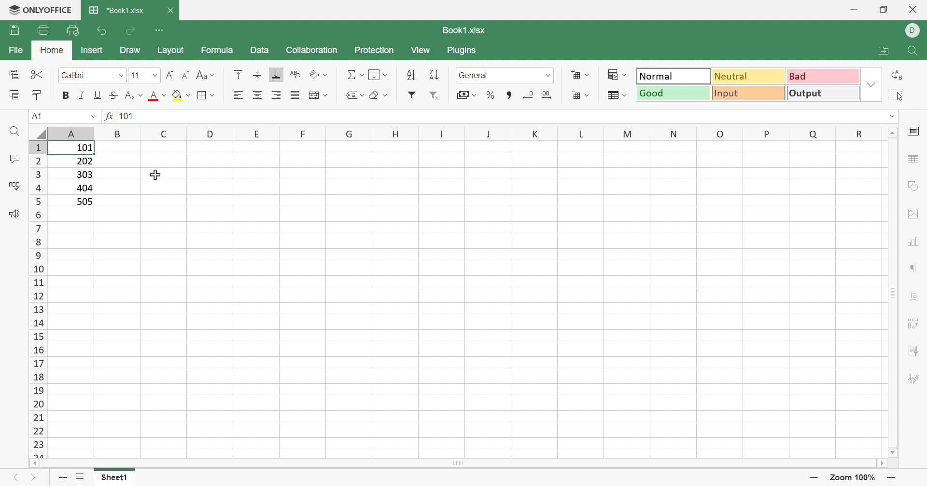 The image size is (927, 486). What do you see at coordinates (123, 76) in the screenshot?
I see `Drop Down` at bounding box center [123, 76].